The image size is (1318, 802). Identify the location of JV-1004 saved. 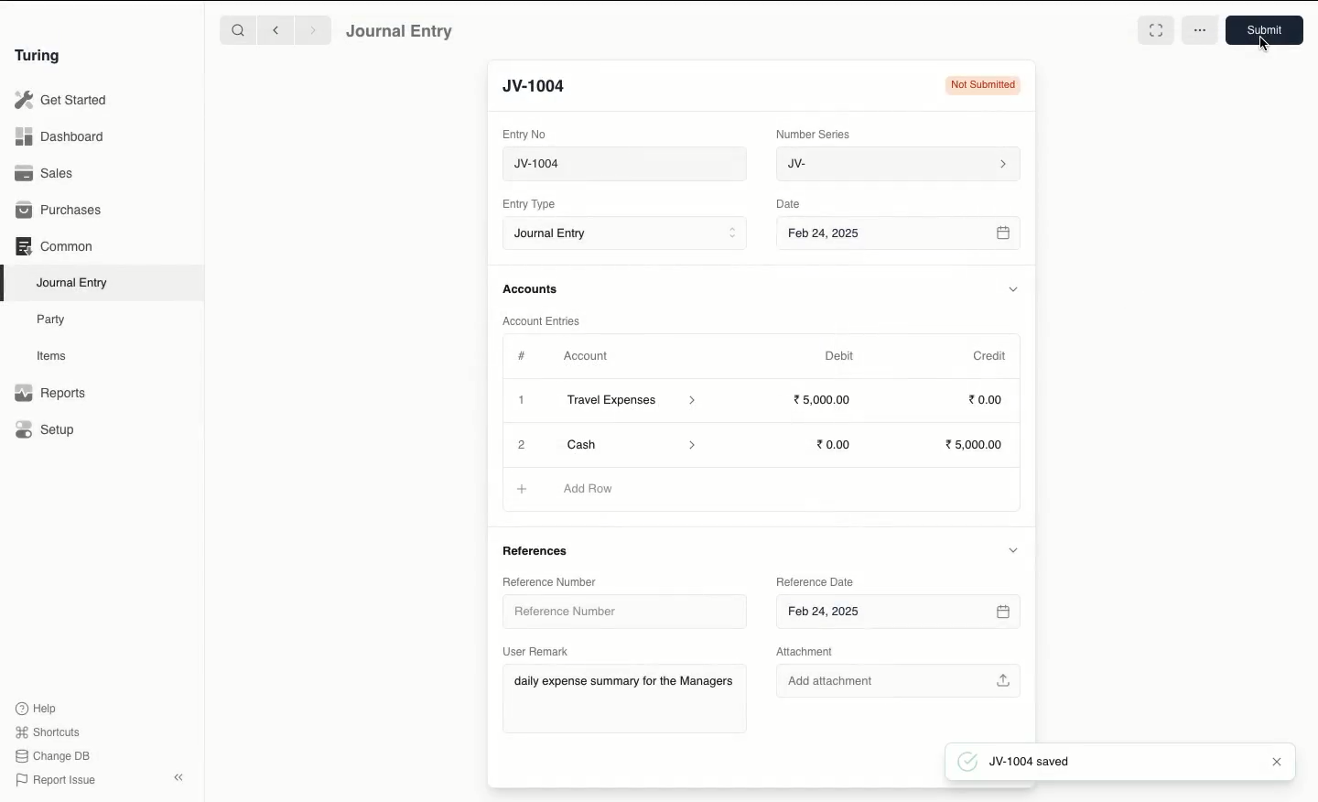
(1021, 763).